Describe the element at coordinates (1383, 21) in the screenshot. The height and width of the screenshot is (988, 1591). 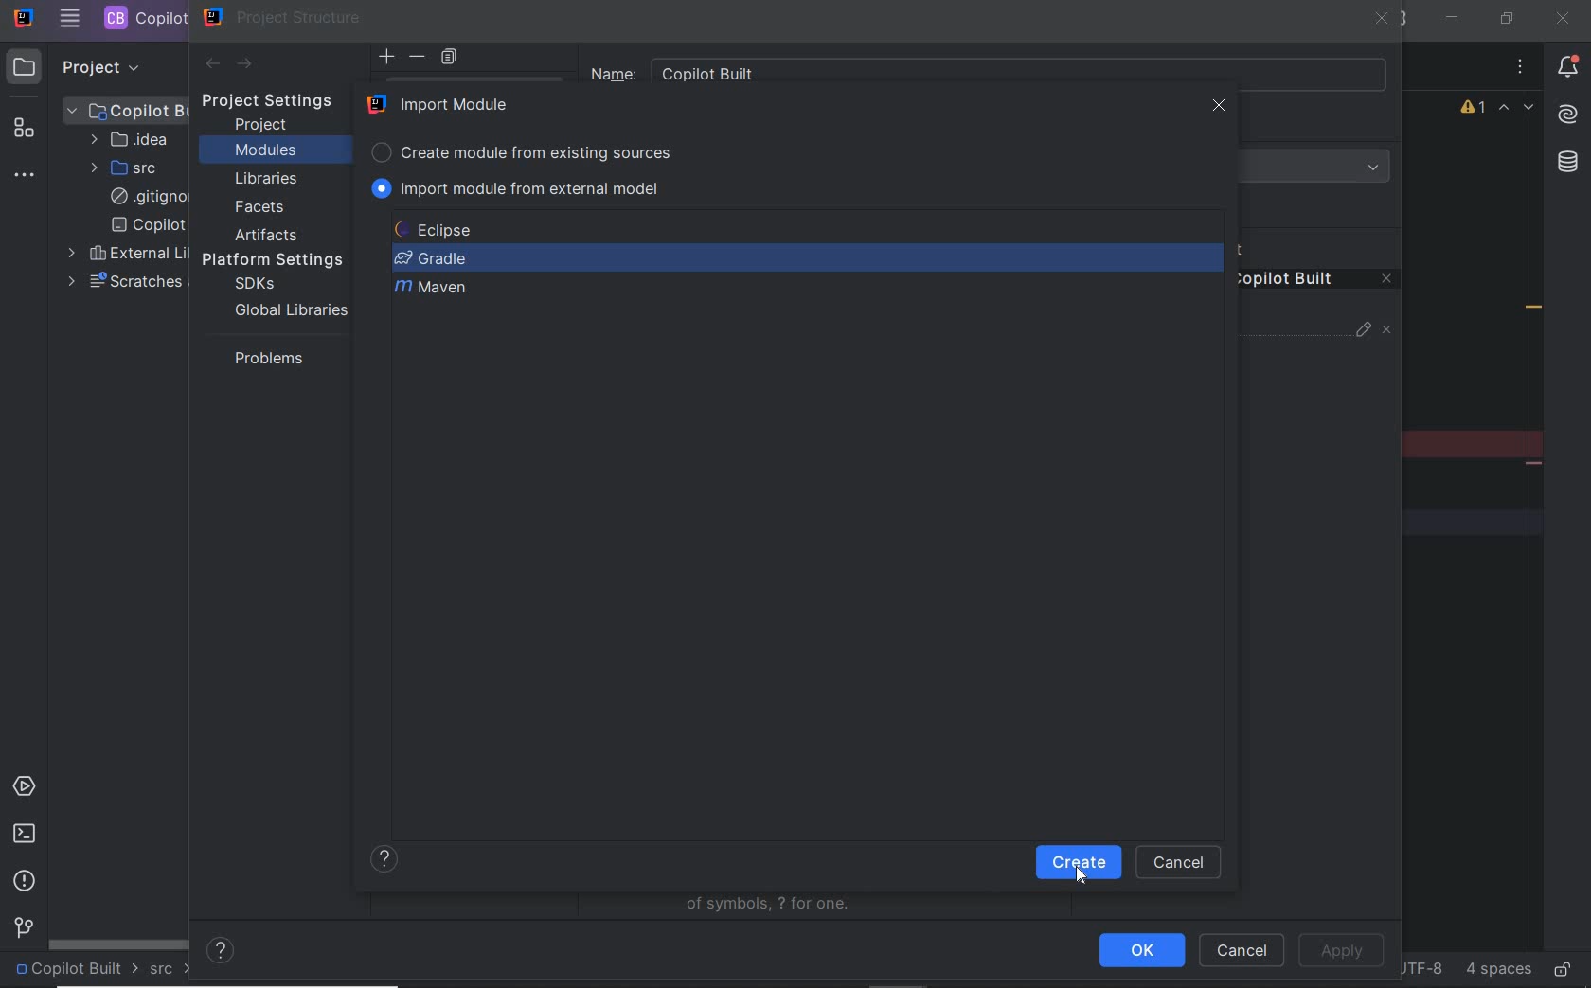
I see `close` at that location.